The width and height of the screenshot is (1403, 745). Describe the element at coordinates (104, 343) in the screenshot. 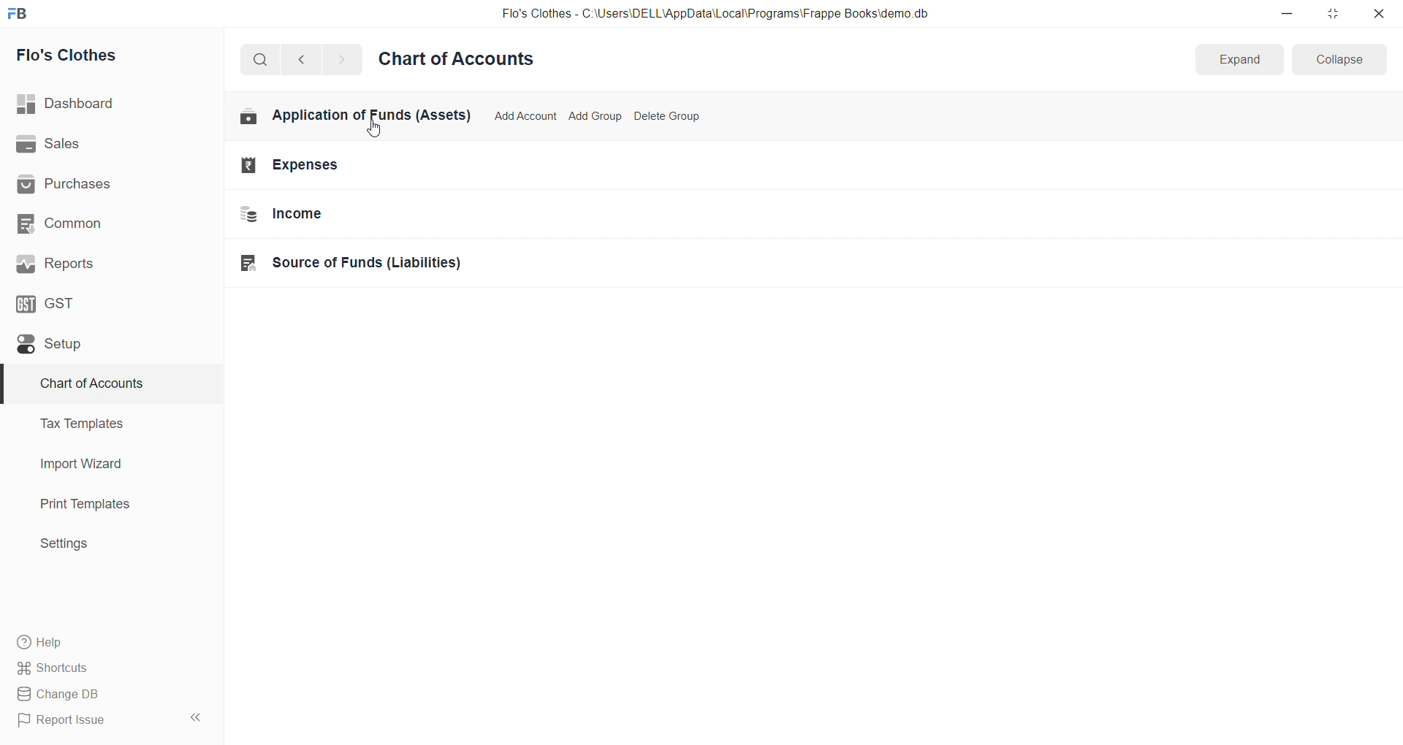

I see `Setup` at that location.